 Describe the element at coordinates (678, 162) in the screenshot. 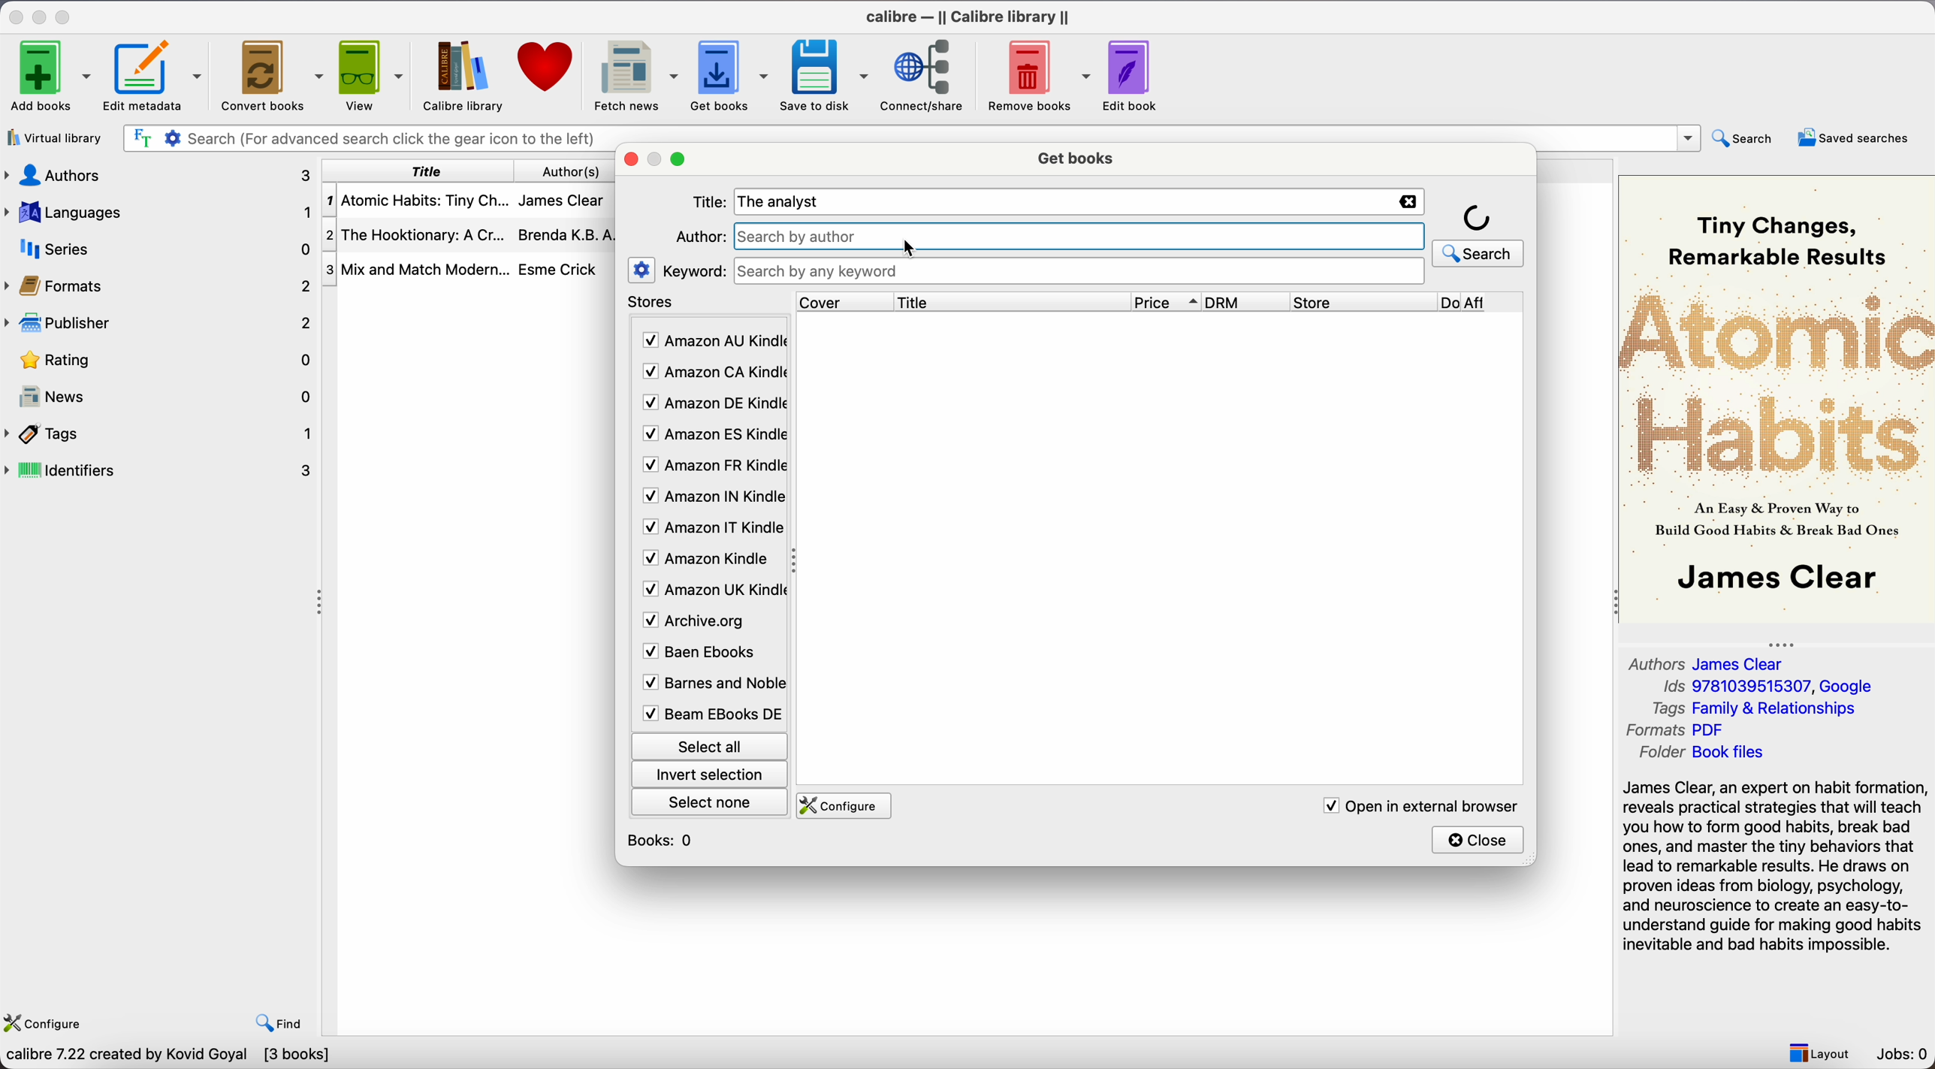

I see `maximize` at that location.